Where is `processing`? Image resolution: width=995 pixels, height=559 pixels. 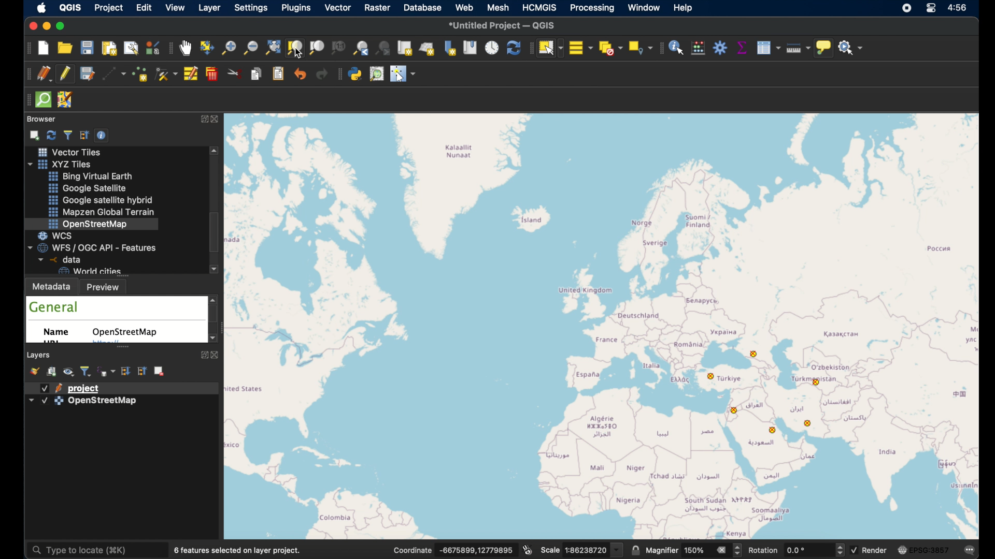 processing is located at coordinates (592, 8).